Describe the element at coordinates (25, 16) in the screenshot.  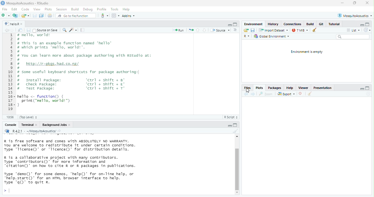
I see `open an existing file` at that location.